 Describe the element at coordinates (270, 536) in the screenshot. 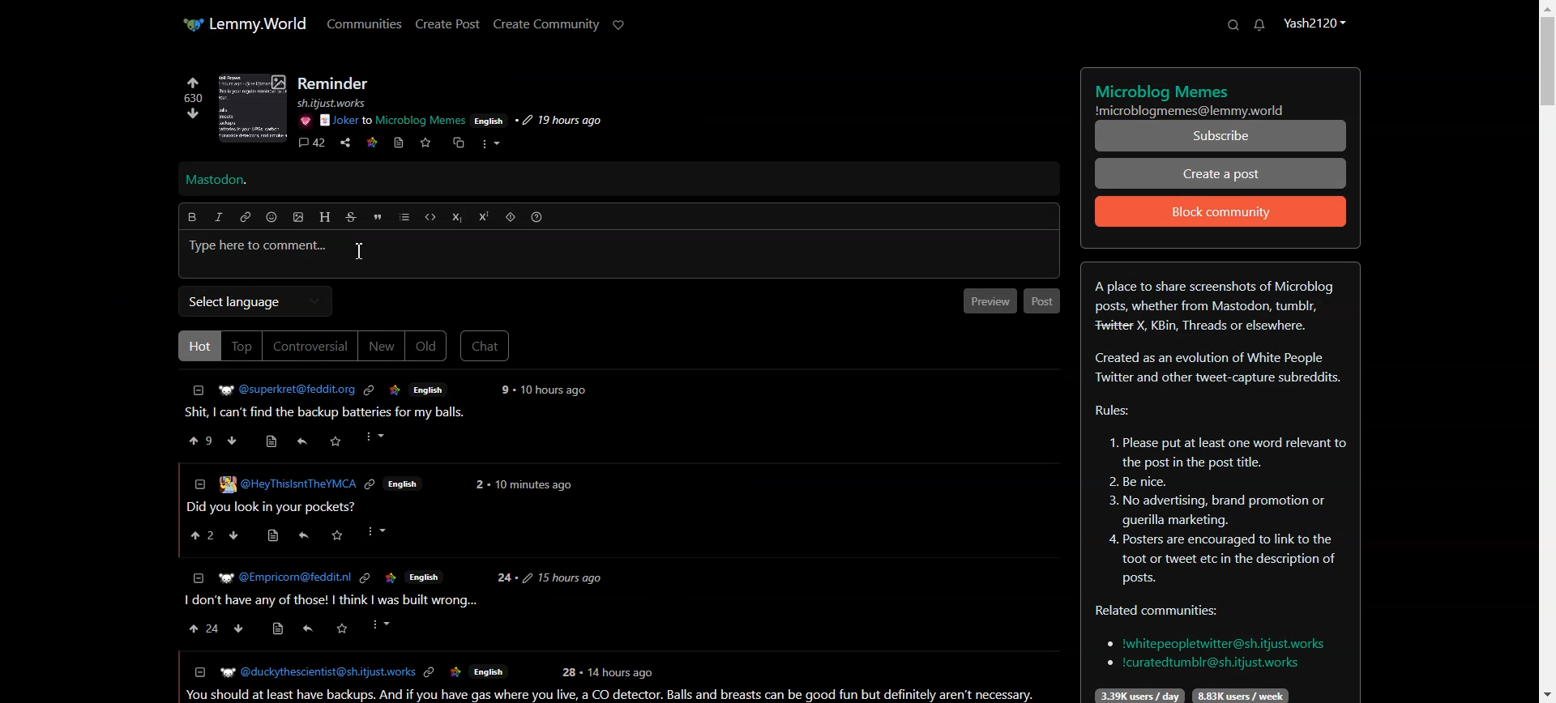

I see `` at that location.